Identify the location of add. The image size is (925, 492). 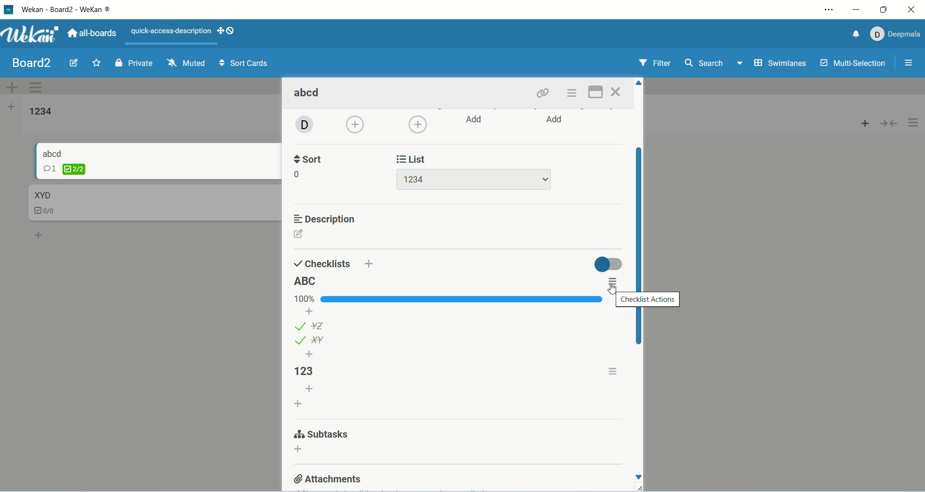
(310, 389).